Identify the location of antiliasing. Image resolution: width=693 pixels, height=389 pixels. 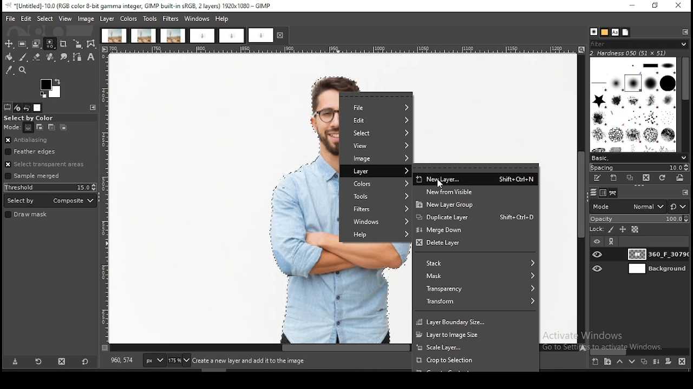
(50, 140).